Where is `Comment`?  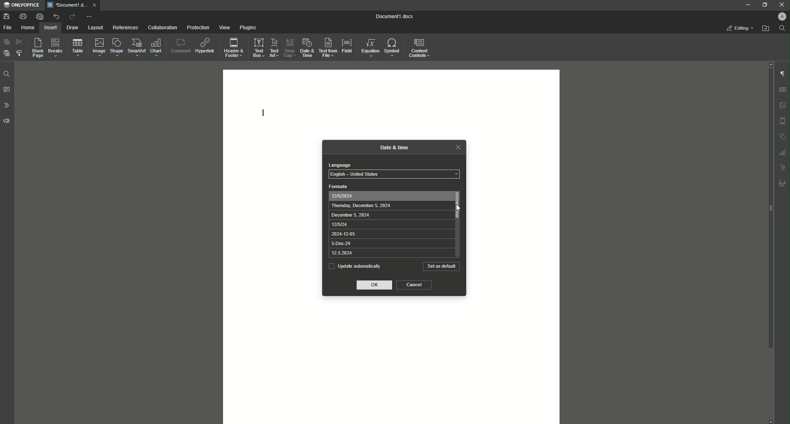 Comment is located at coordinates (180, 45).